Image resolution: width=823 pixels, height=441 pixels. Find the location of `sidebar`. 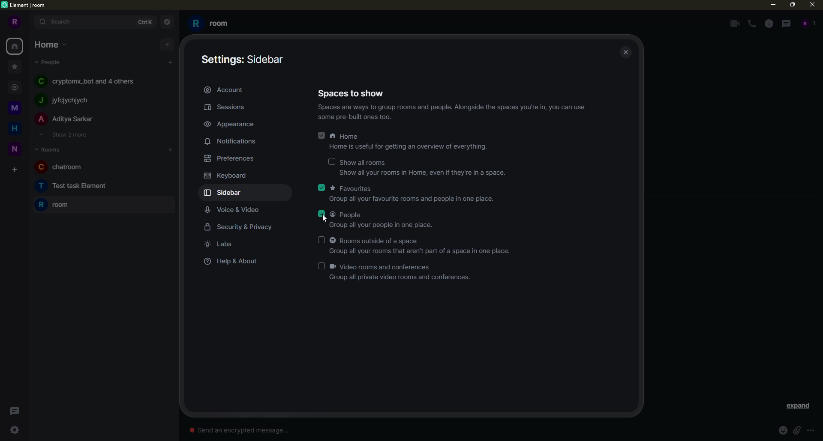

sidebar is located at coordinates (244, 59).